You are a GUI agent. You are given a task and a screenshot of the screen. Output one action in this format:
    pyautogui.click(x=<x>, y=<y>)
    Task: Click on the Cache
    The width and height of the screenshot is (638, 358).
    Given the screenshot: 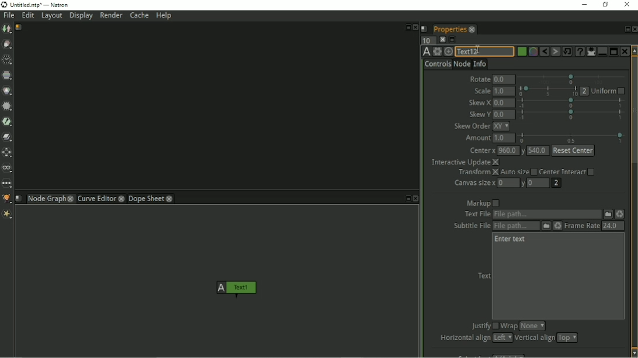 What is the action you would take?
    pyautogui.click(x=139, y=15)
    